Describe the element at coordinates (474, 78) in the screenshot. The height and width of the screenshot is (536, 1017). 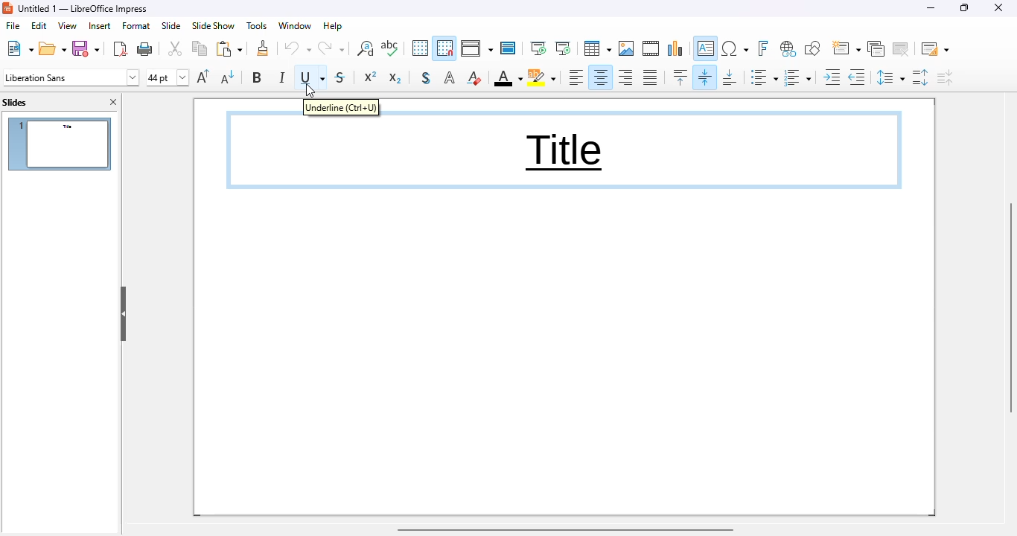
I see `clear direct formatting` at that location.